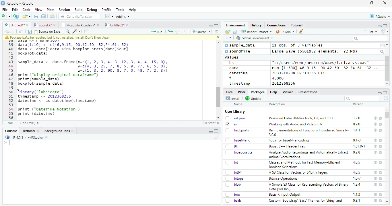 This screenshot has width=392, height=206. I want to click on Source, so click(200, 32).